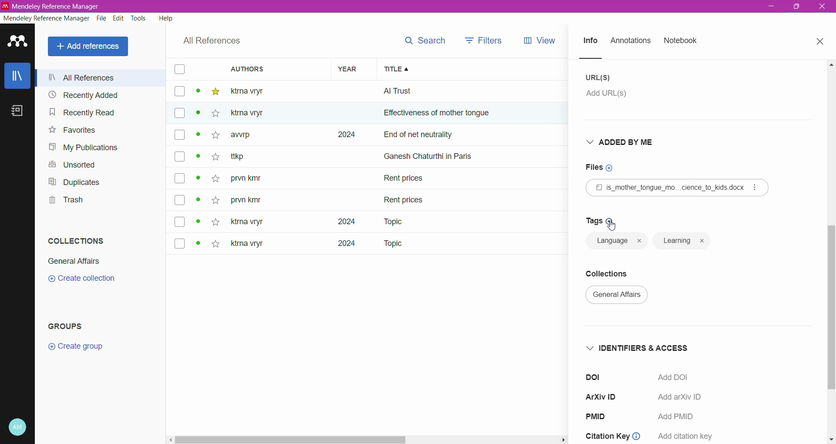 This screenshot has height=444, width=836. Describe the element at coordinates (350, 69) in the screenshot. I see `Year` at that location.